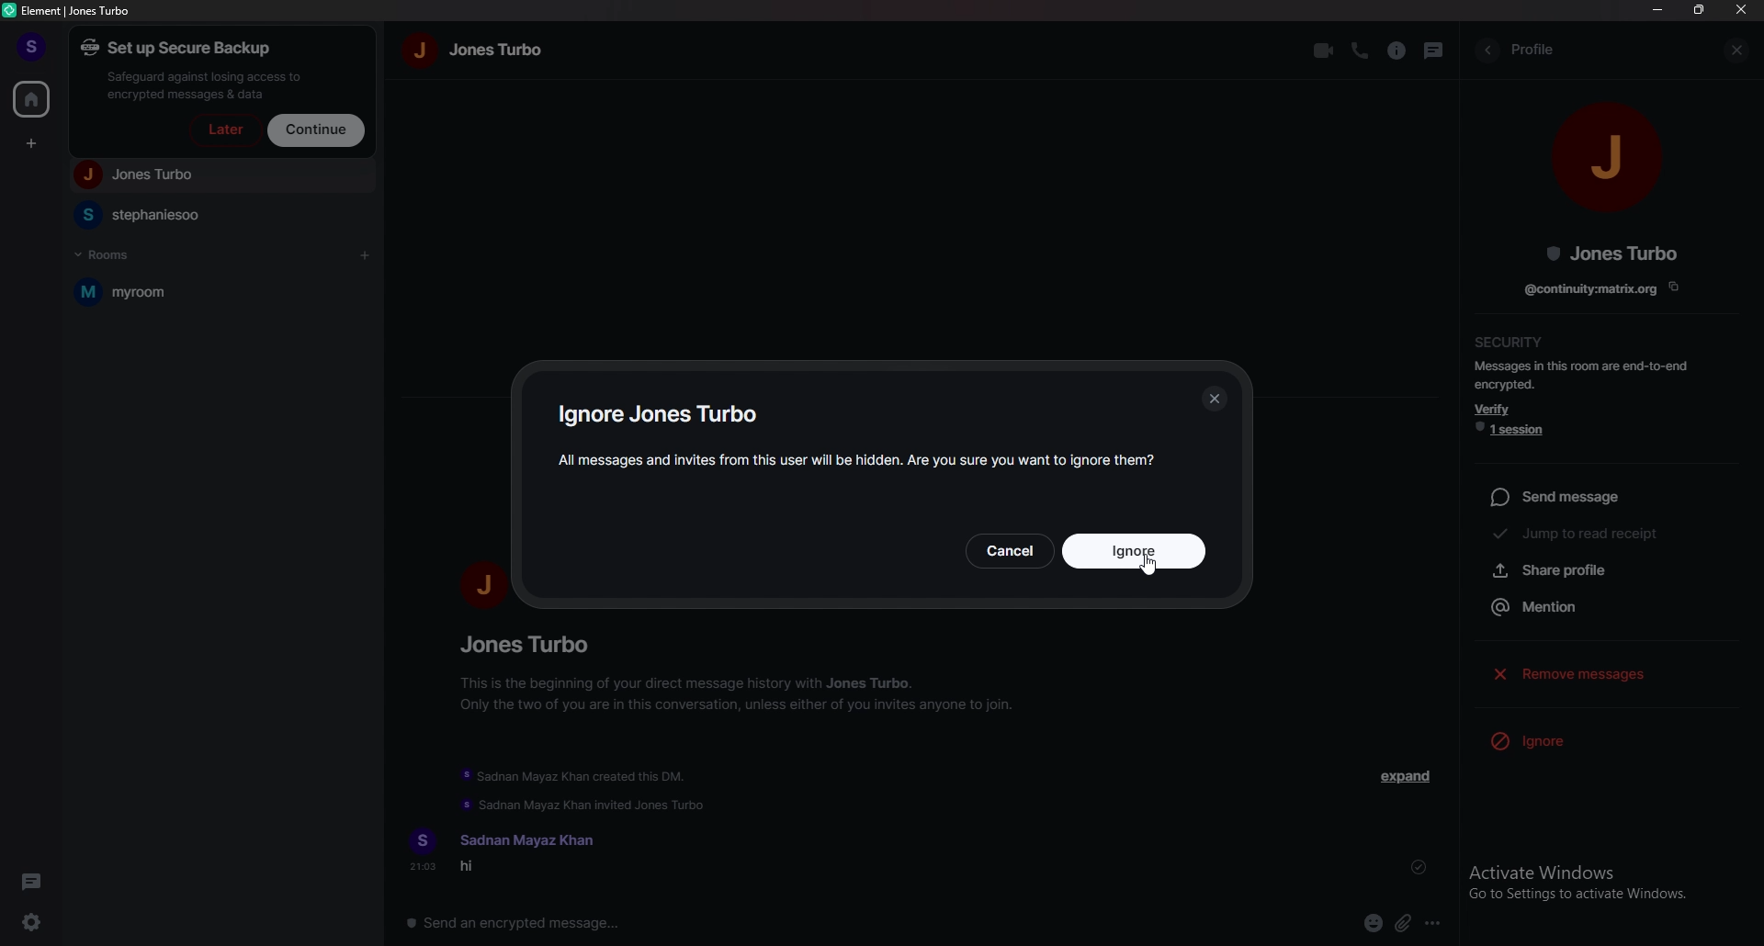 This screenshot has height=946, width=1764. What do you see at coordinates (1419, 867) in the screenshot?
I see `sent` at bounding box center [1419, 867].